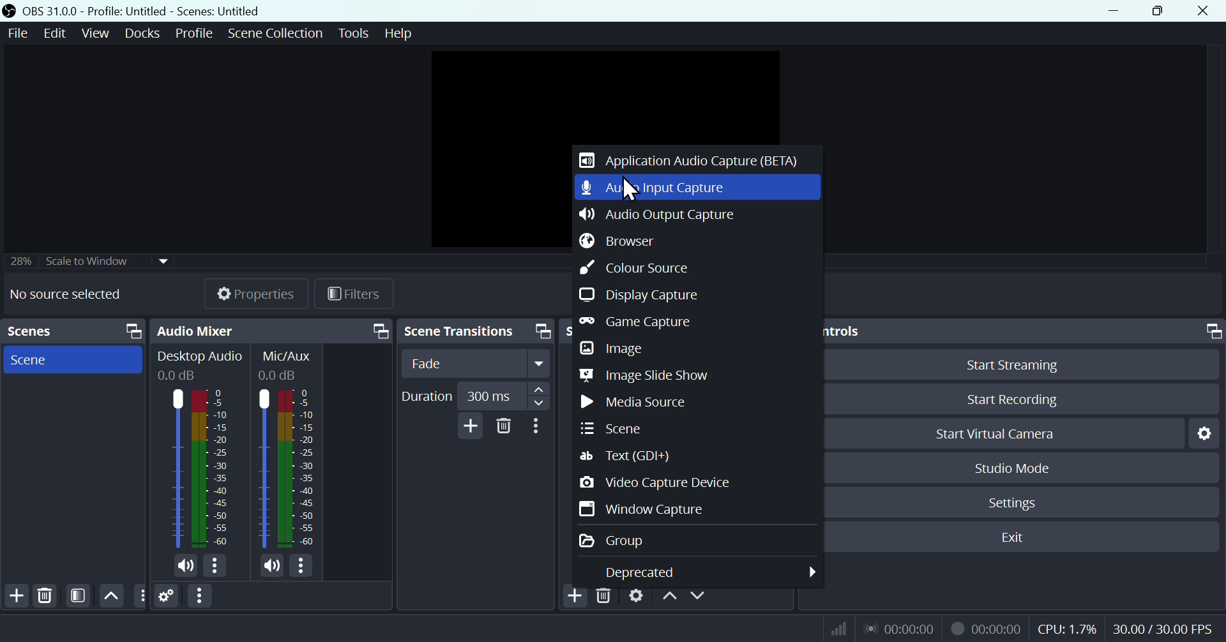 Image resolution: width=1226 pixels, height=642 pixels. Describe the element at coordinates (1163, 630) in the screenshot. I see `Frame Per Second` at that location.